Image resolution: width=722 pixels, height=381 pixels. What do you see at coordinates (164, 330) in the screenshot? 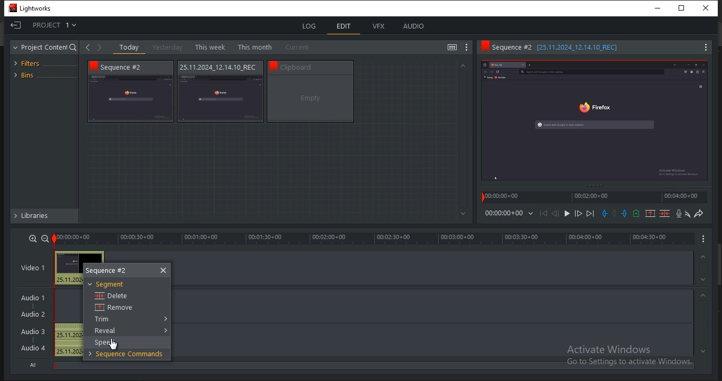
I see `Drop down arrow` at bounding box center [164, 330].